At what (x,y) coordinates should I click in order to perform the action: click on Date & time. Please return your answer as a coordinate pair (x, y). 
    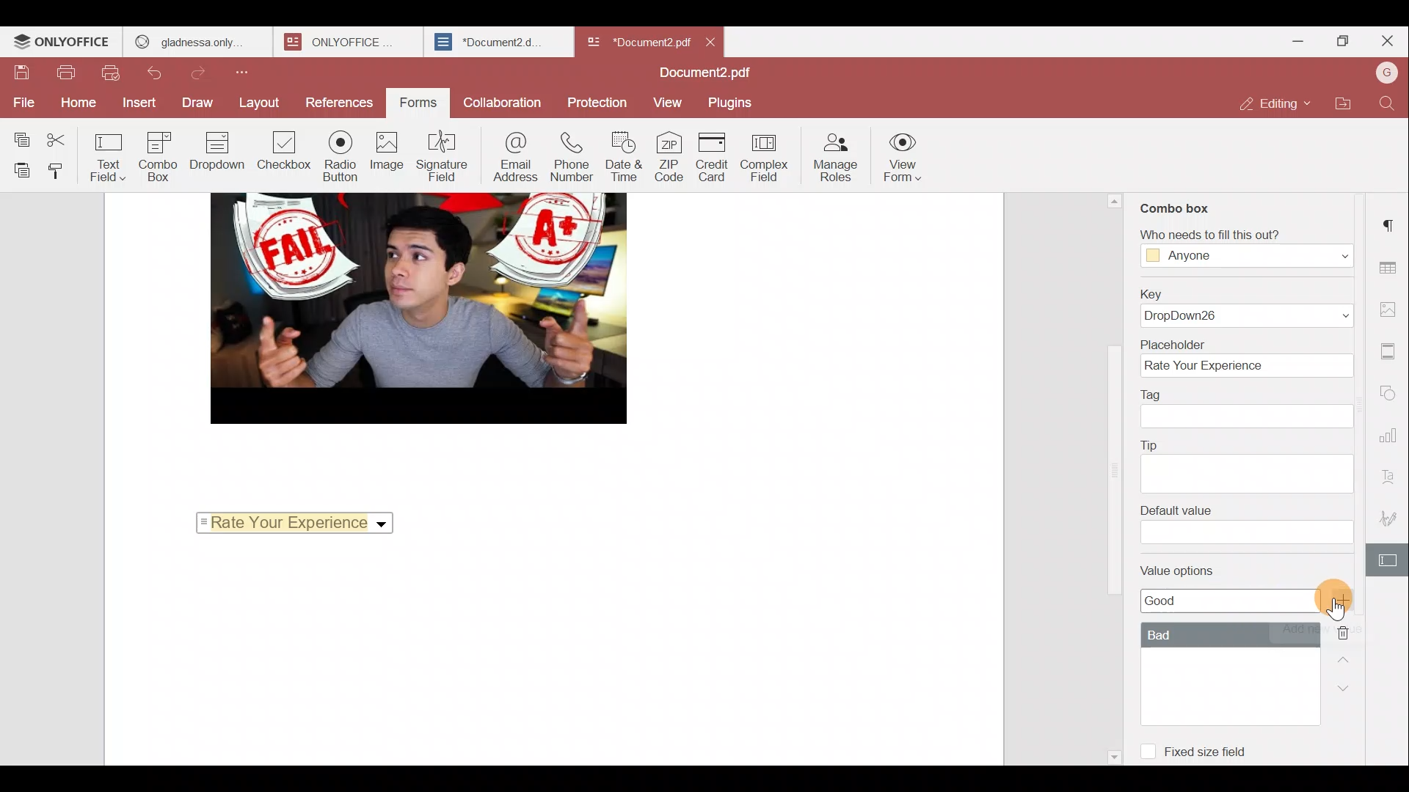
    Looking at the image, I should click on (625, 159).